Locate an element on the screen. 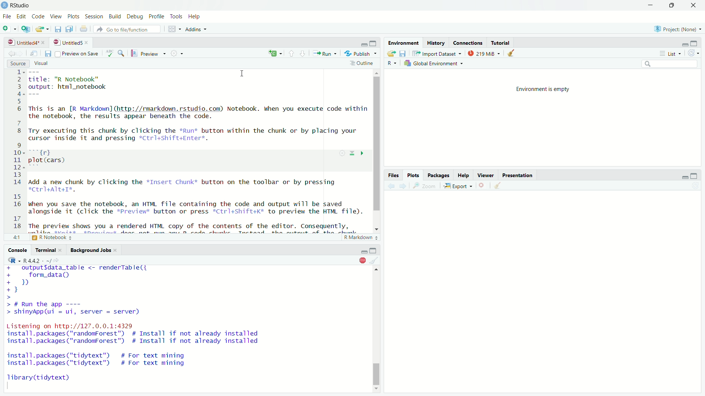 This screenshot has width=705, height=396. packages is located at coordinates (439, 175).